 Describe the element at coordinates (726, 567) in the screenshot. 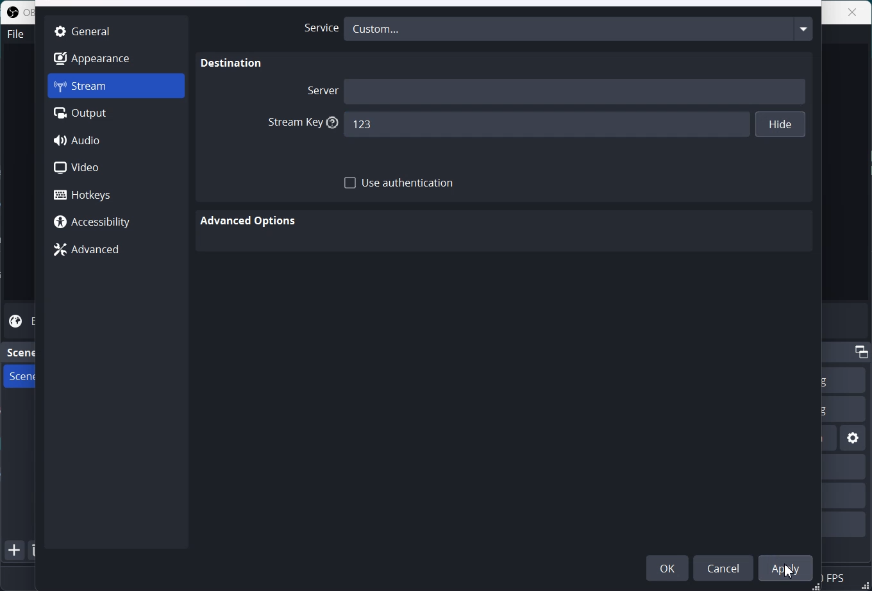

I see `Cancel` at that location.